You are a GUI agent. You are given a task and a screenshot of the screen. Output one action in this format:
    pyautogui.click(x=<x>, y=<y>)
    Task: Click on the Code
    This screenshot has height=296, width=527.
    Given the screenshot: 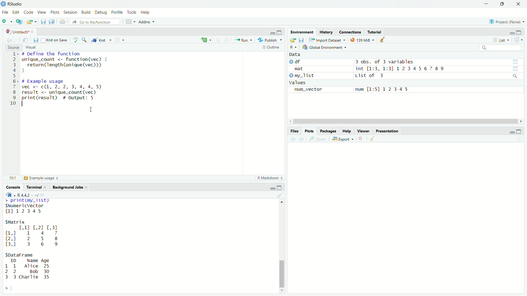 What is the action you would take?
    pyautogui.click(x=29, y=13)
    